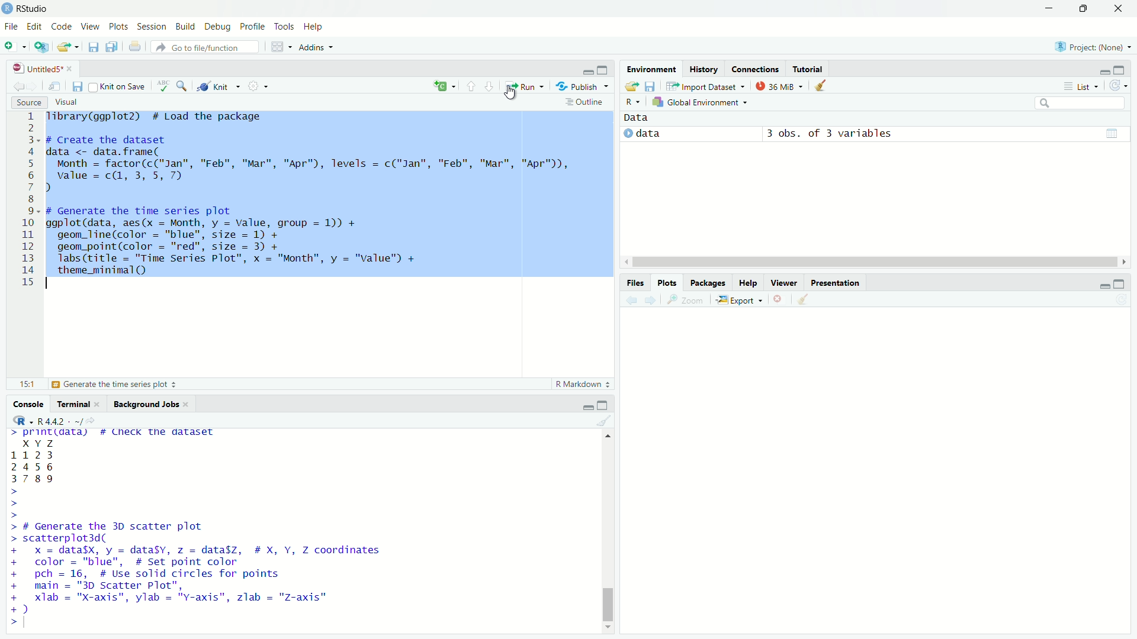 Image resolution: width=1137 pixels, height=639 pixels. Describe the element at coordinates (675, 134) in the screenshot. I see `data` at that location.